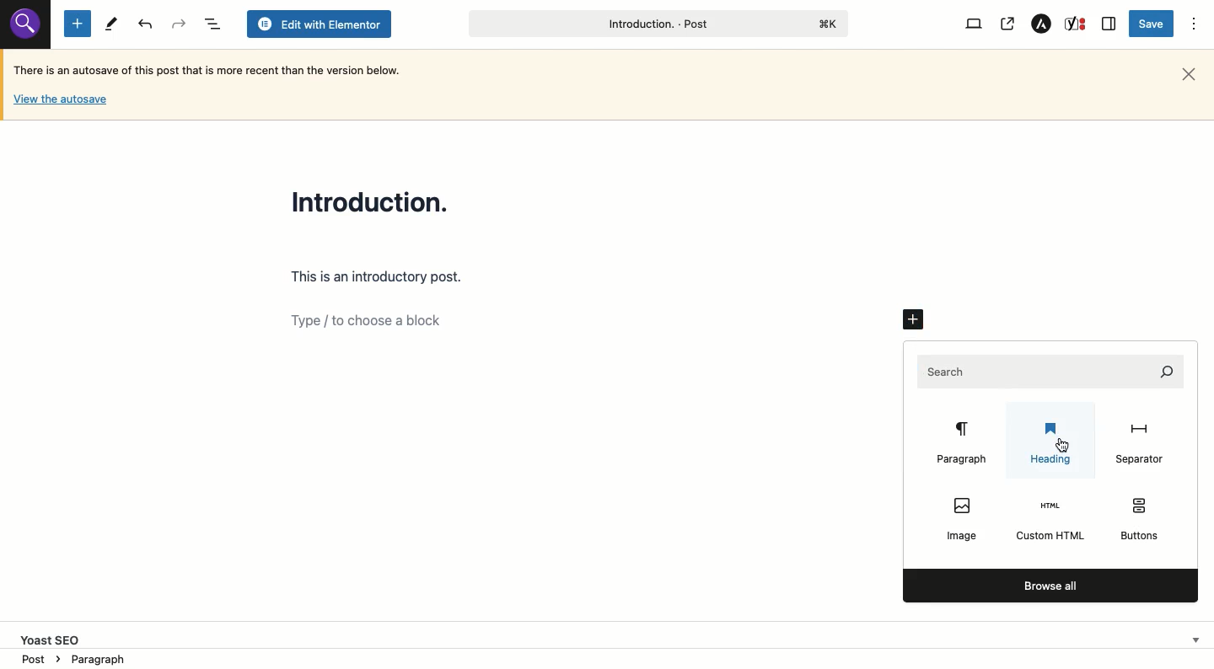 The height and width of the screenshot is (669, 1214). I want to click on Browse all, so click(1049, 585).